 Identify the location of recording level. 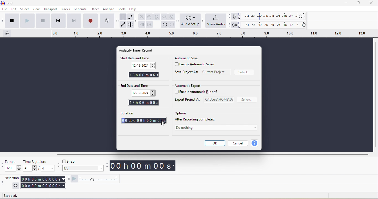
(274, 16).